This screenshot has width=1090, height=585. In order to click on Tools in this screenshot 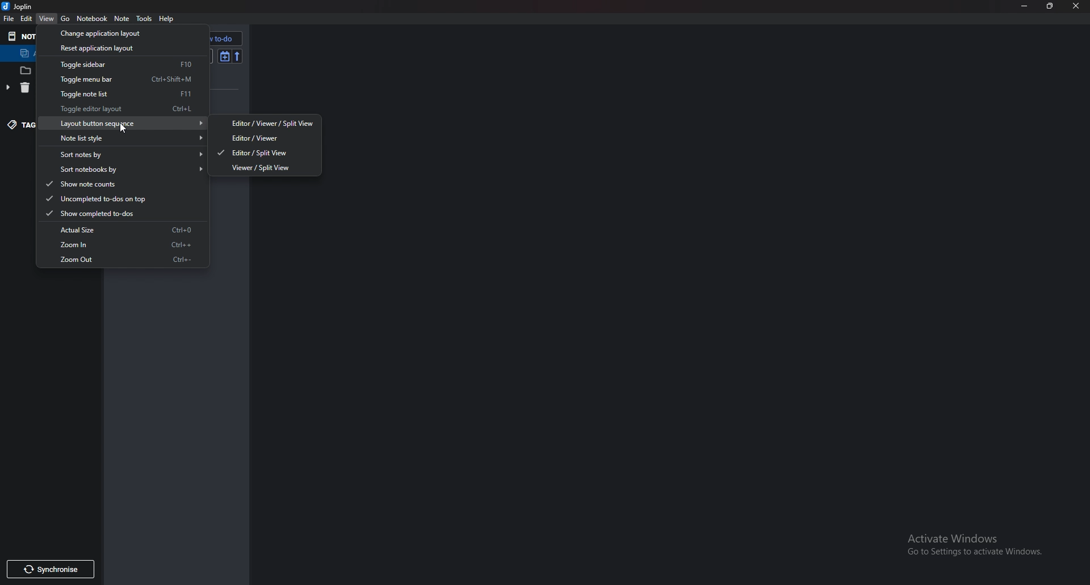, I will do `click(144, 19)`.